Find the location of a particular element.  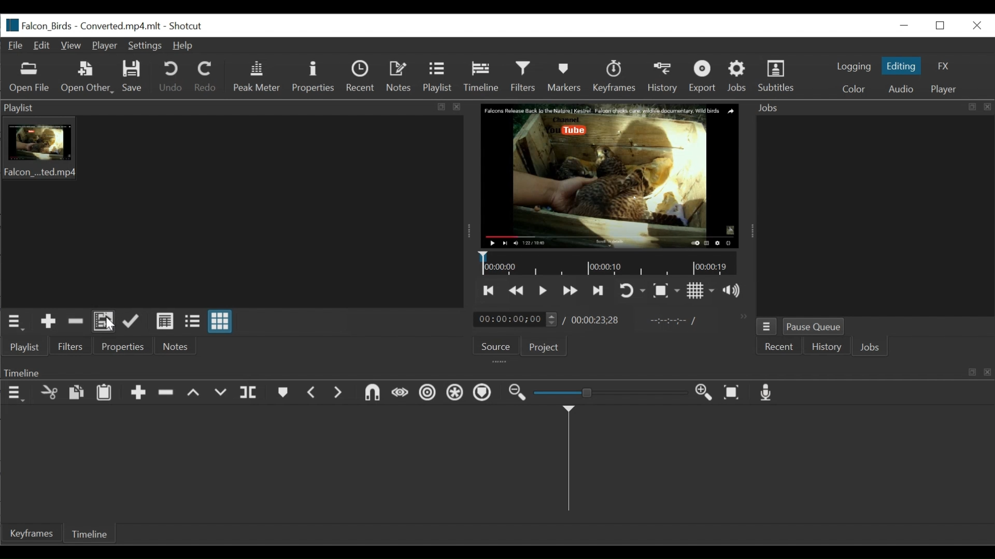

Player is located at coordinates (105, 46).